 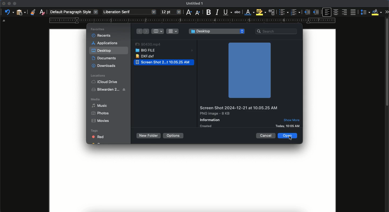 What do you see at coordinates (96, 137) in the screenshot?
I see `Red` at bounding box center [96, 137].